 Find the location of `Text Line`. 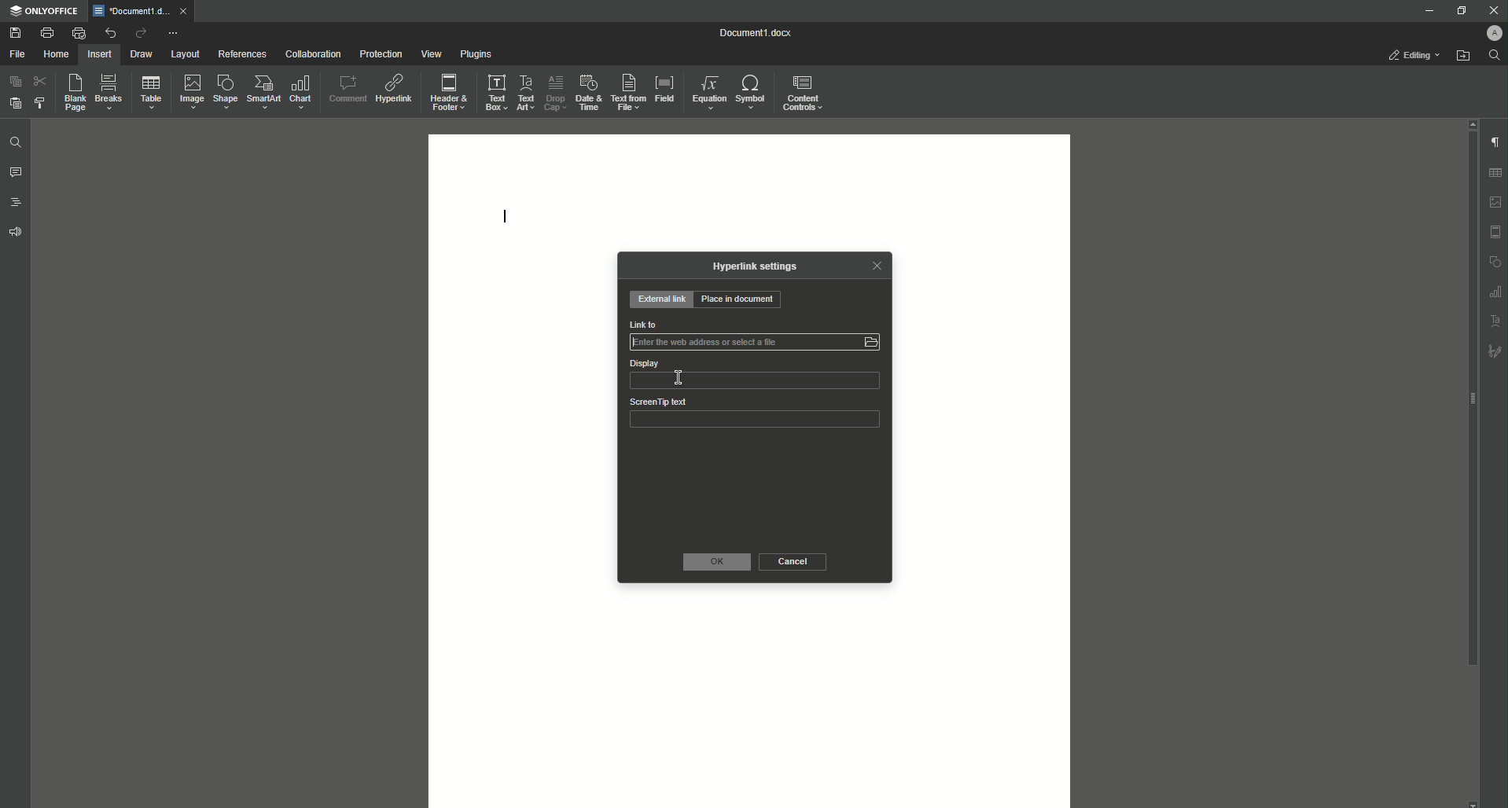

Text Line is located at coordinates (502, 218).